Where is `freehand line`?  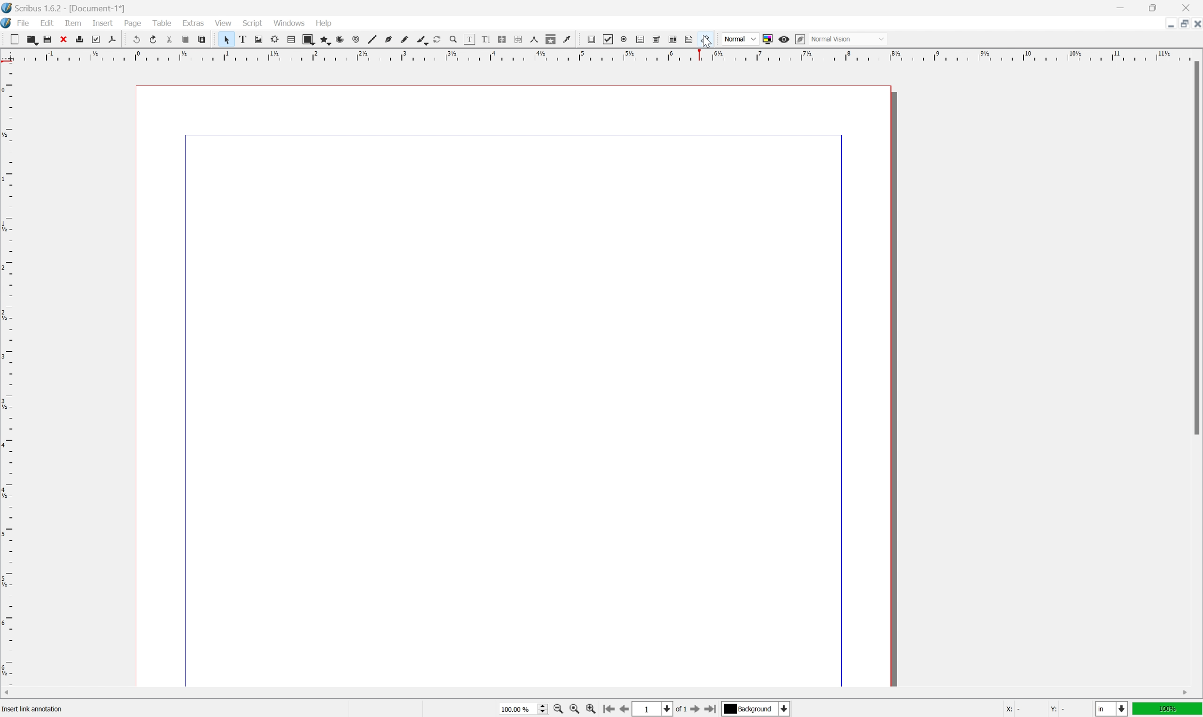
freehand line is located at coordinates (404, 40).